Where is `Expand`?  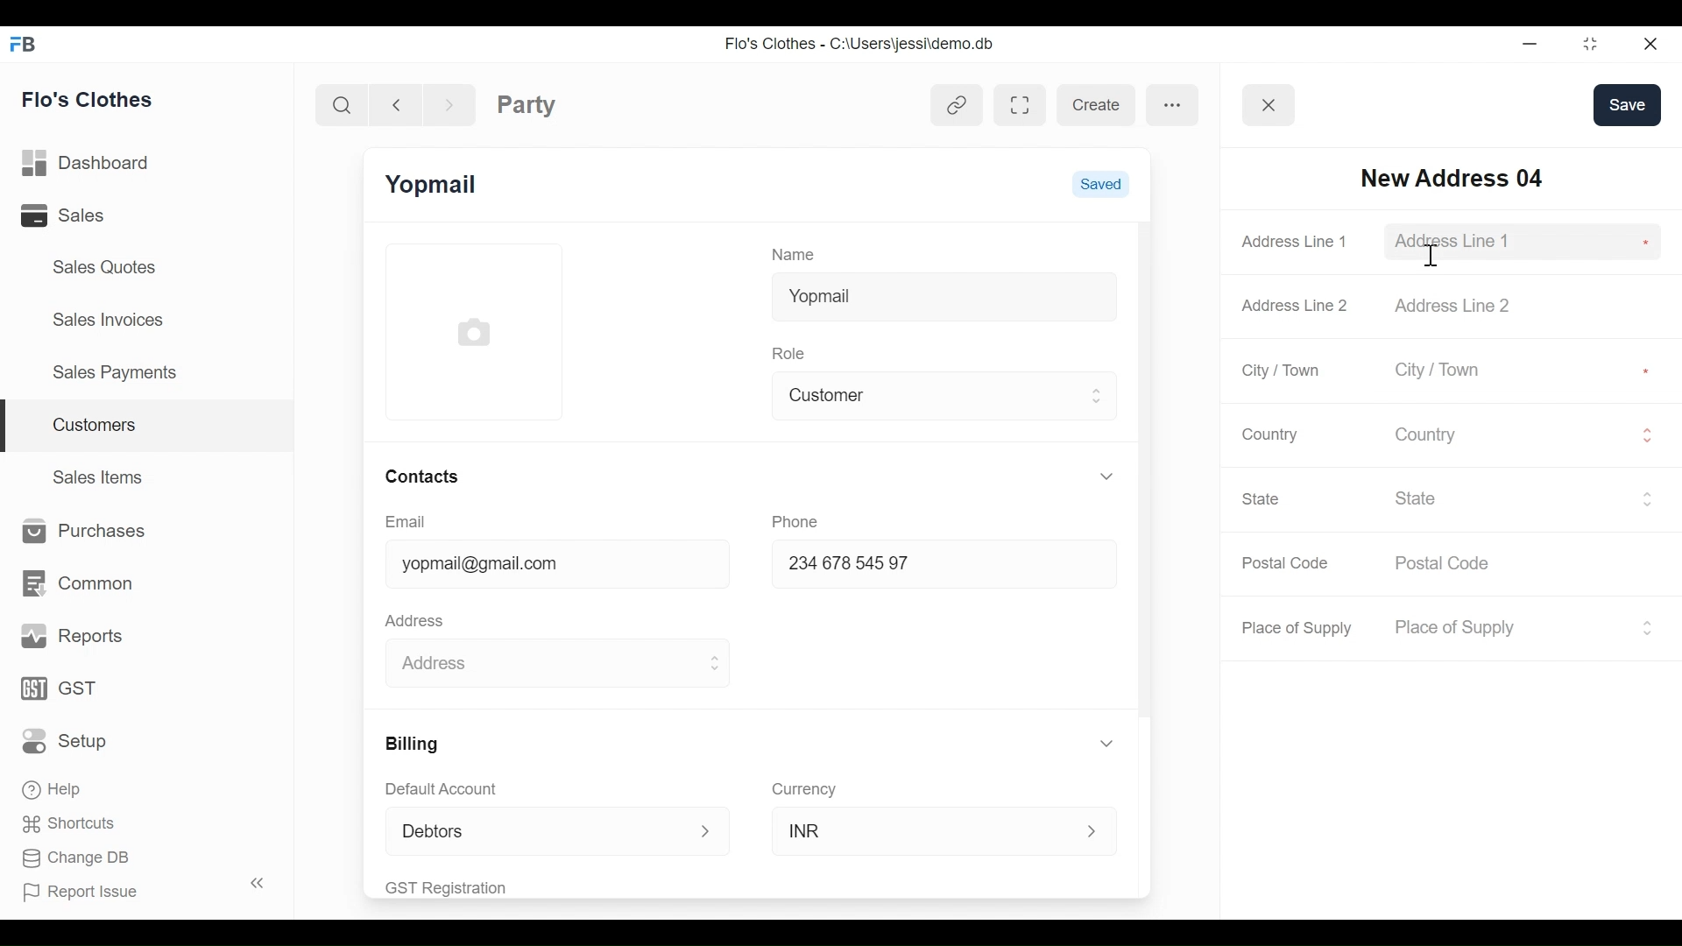 Expand is located at coordinates (1647, 498).